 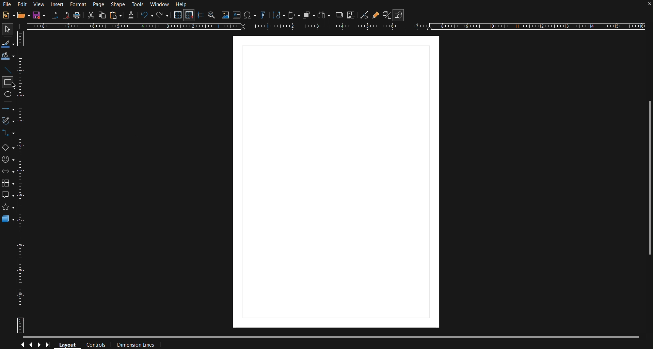 I want to click on Fill Color, so click(x=8, y=56).